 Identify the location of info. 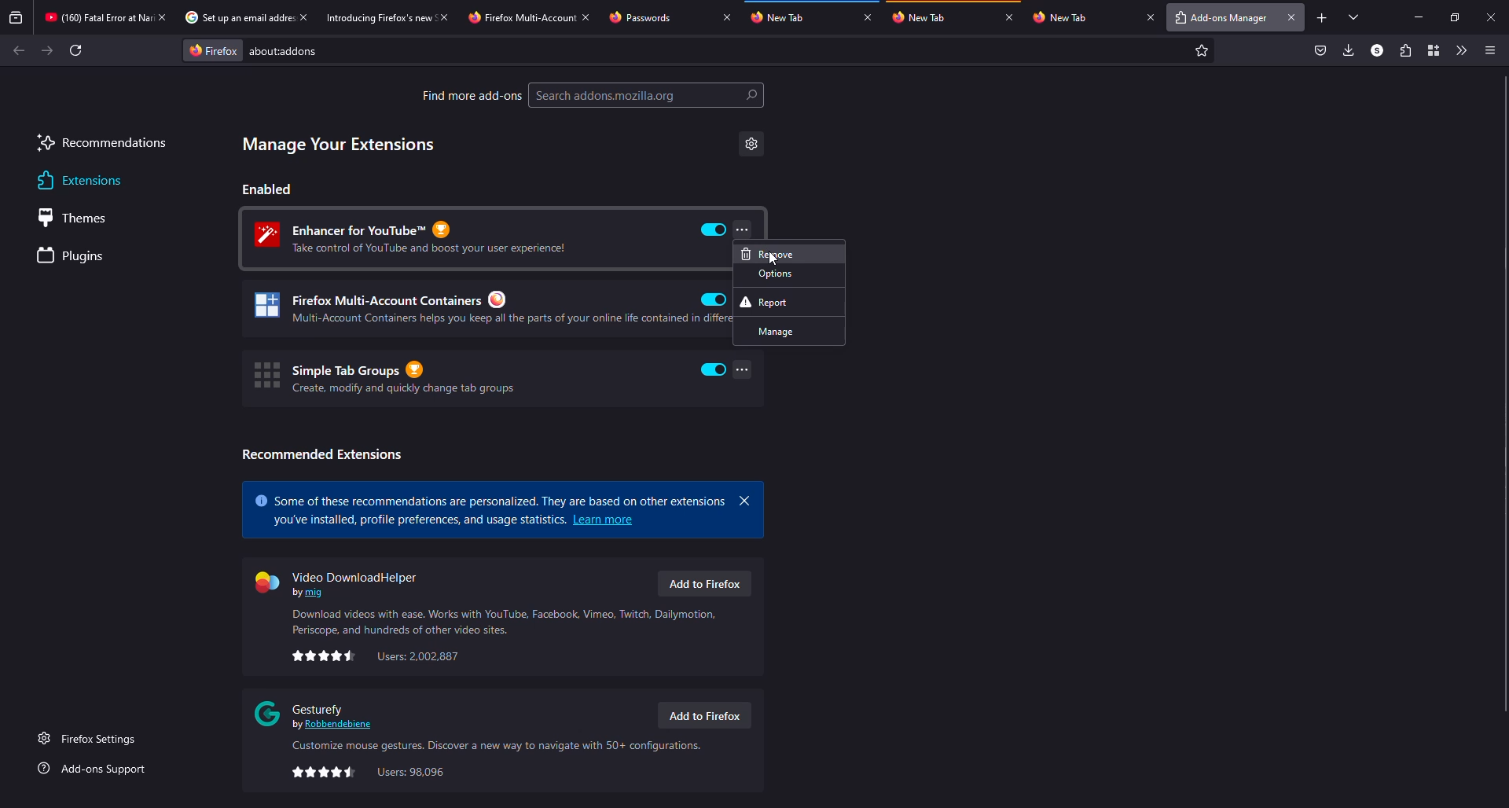
(494, 747).